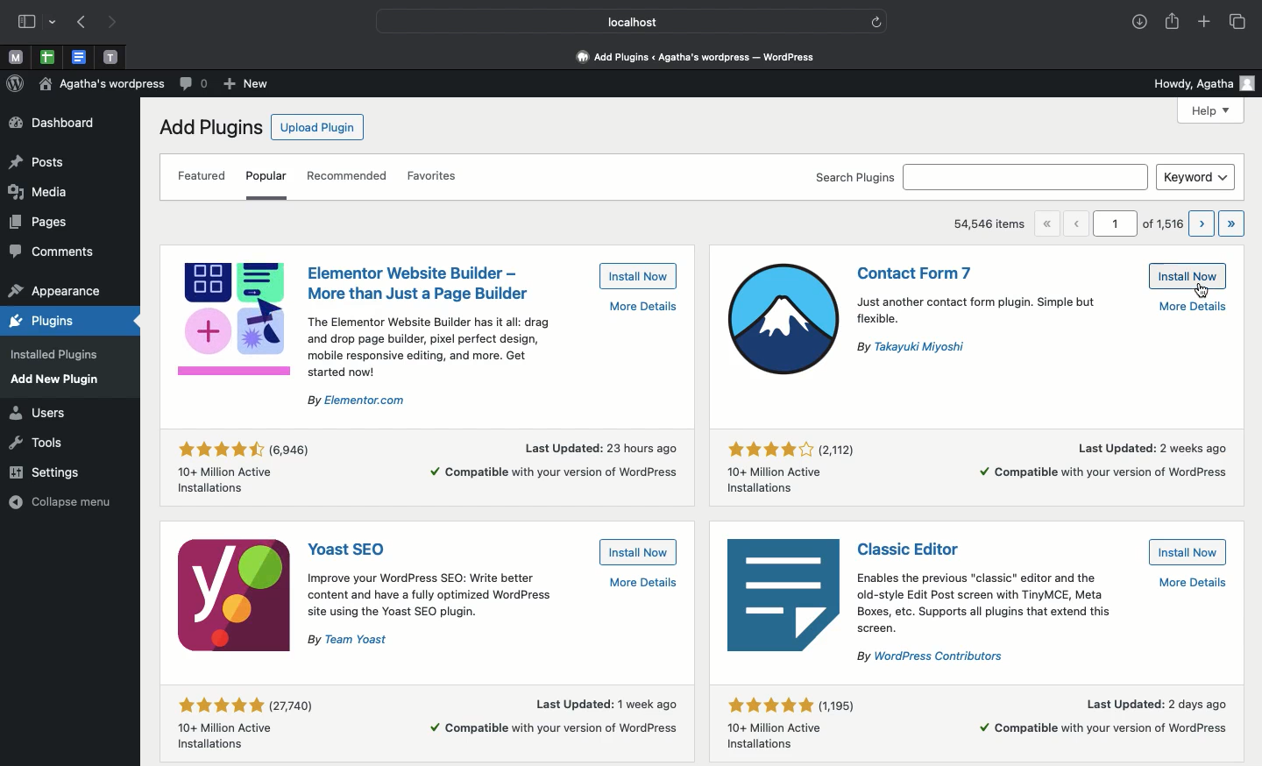  Describe the element at coordinates (39, 192) in the screenshot. I see `media` at that location.